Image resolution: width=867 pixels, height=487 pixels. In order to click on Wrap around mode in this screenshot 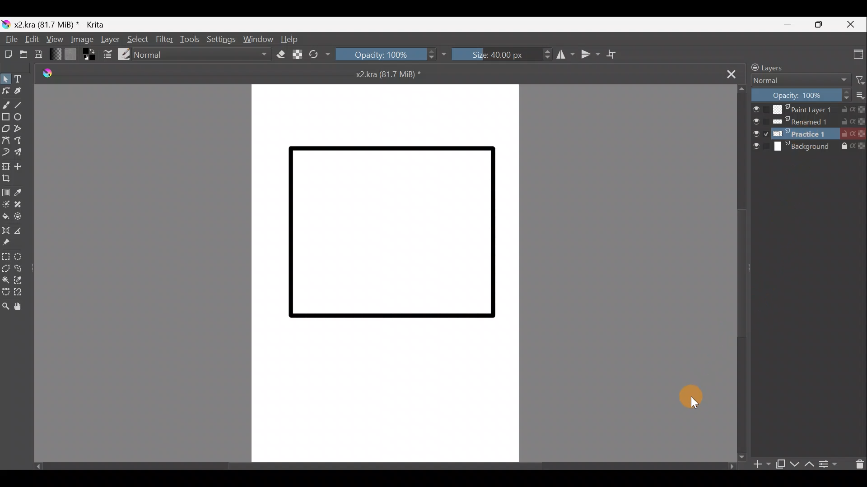, I will do `click(615, 54)`.